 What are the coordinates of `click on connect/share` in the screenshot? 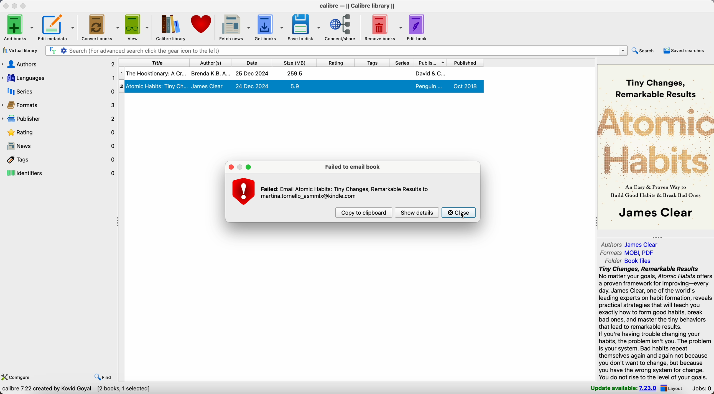 It's located at (341, 28).